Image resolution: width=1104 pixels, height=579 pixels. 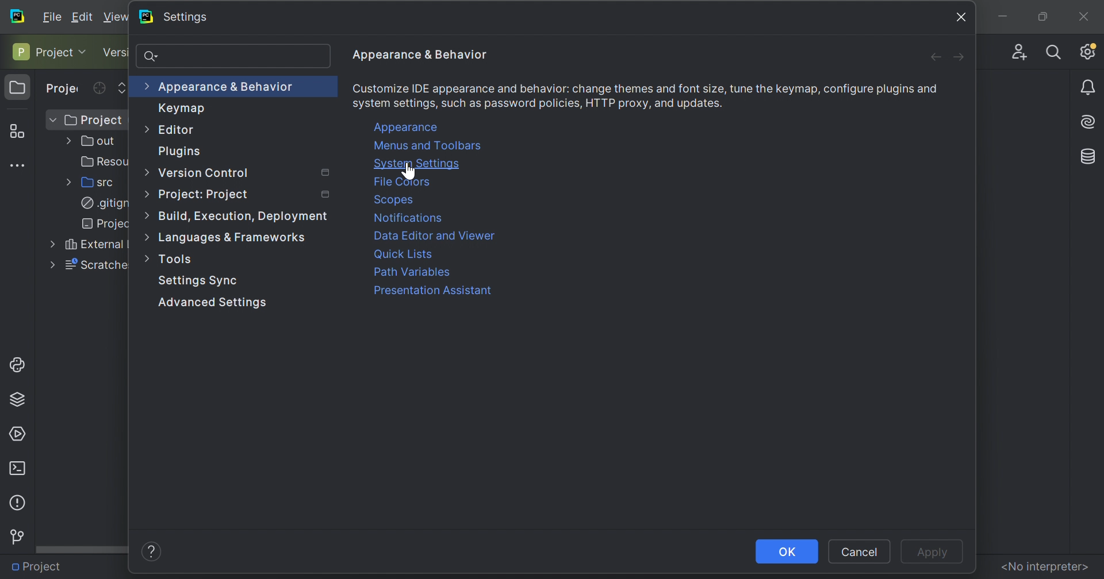 I want to click on Version control, so click(x=116, y=53).